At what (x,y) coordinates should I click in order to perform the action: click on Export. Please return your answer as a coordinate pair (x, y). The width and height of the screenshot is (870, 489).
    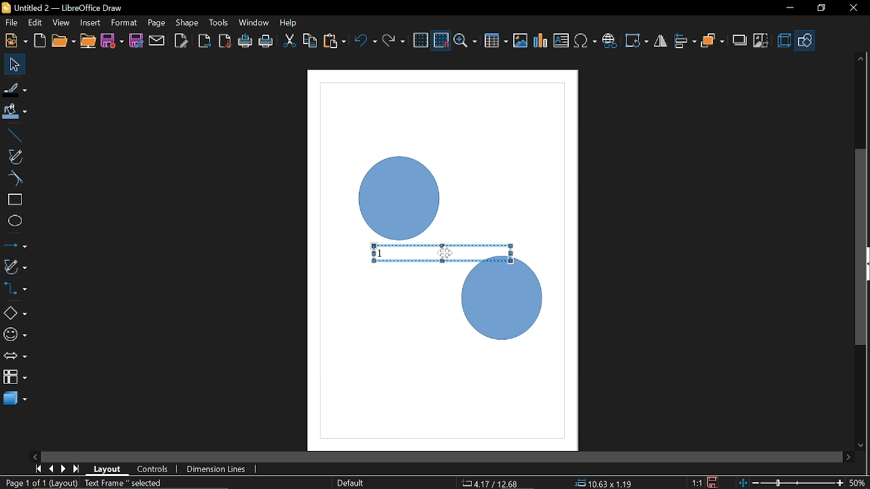
    Looking at the image, I should click on (203, 42).